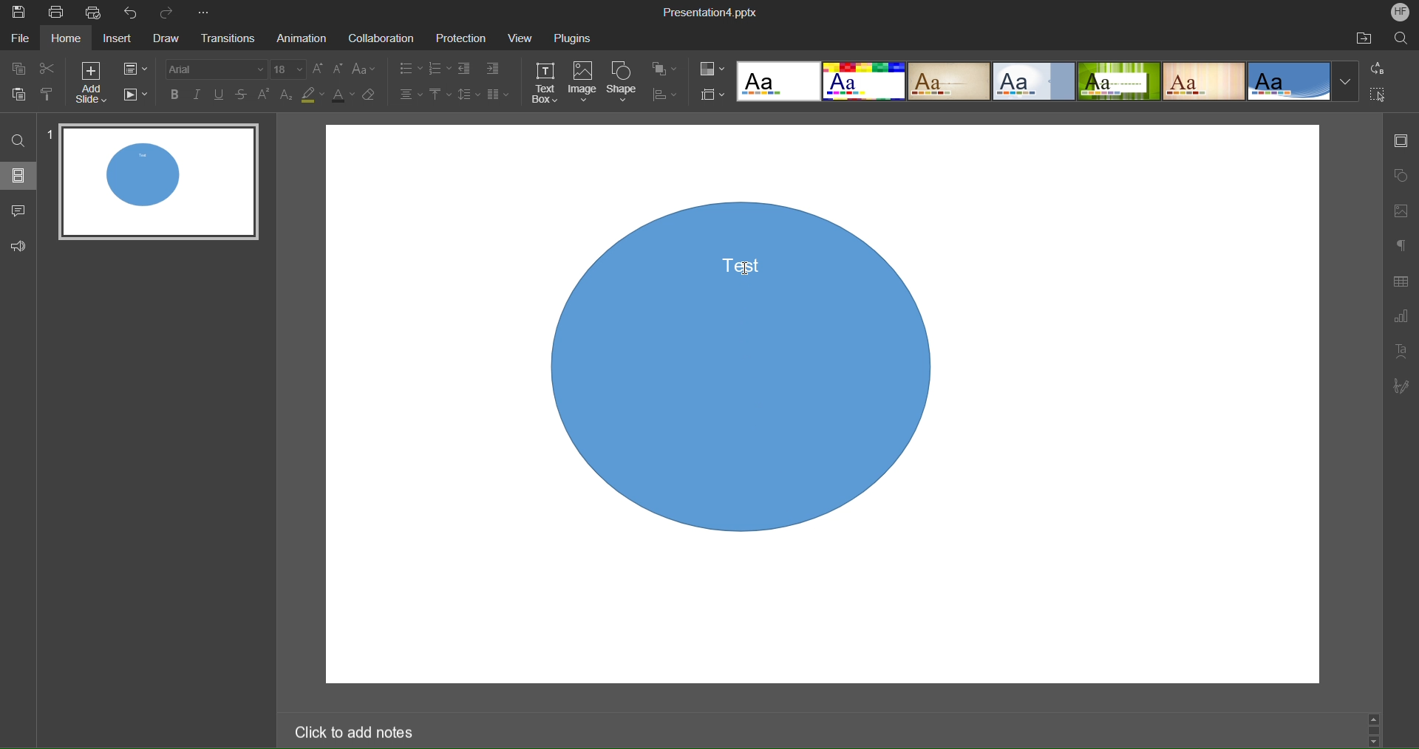 The height and width of the screenshot is (749, 1419). What do you see at coordinates (132, 66) in the screenshot?
I see `Slide Settings` at bounding box center [132, 66].